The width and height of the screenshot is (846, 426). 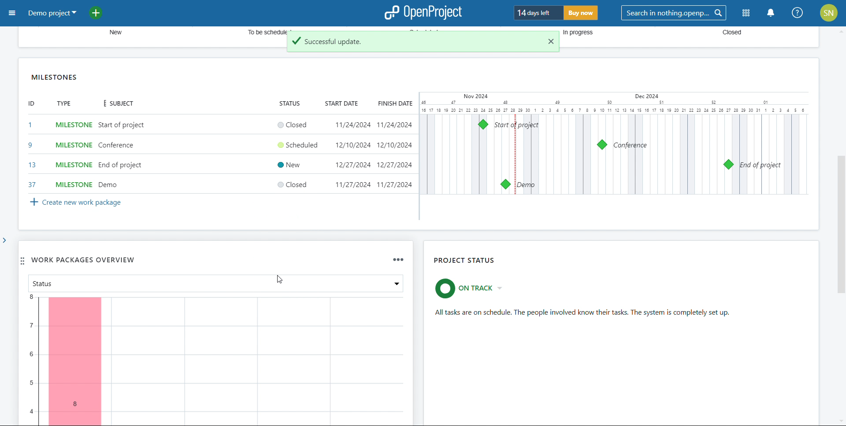 What do you see at coordinates (602, 145) in the screenshot?
I see `milestone 9` at bounding box center [602, 145].